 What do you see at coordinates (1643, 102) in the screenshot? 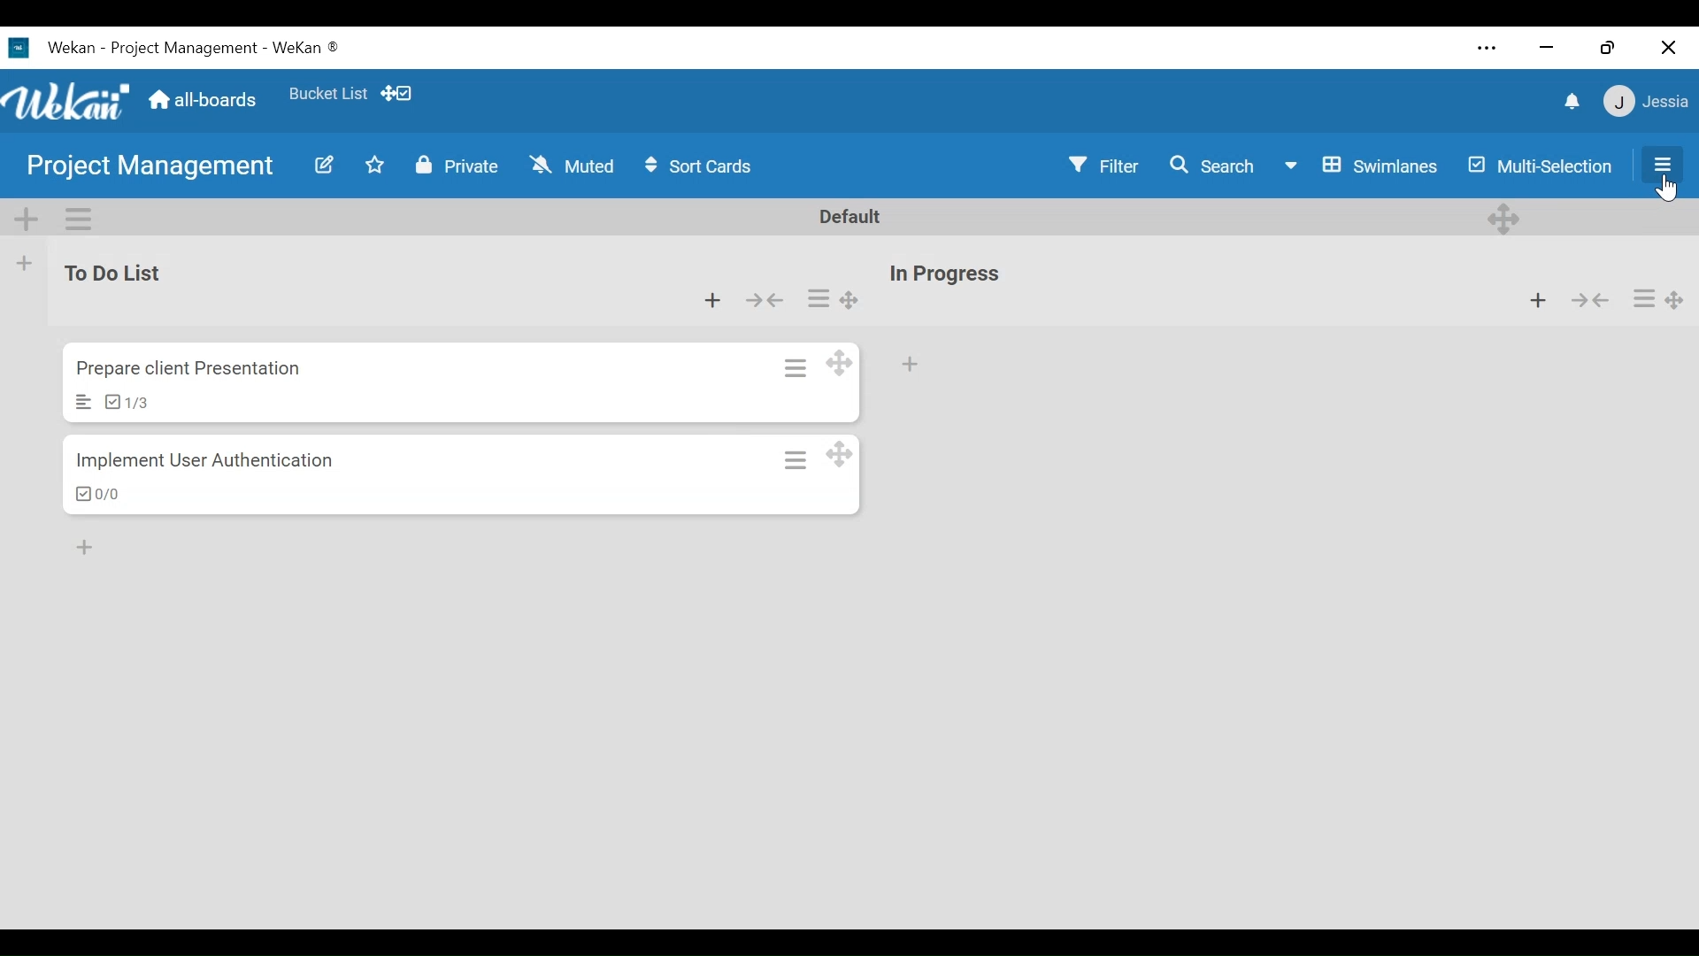
I see `member` at bounding box center [1643, 102].